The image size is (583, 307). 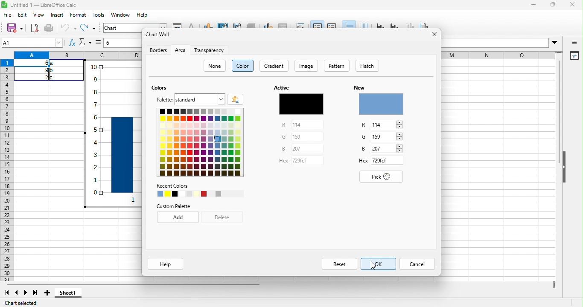 What do you see at coordinates (87, 28) in the screenshot?
I see `redo` at bounding box center [87, 28].